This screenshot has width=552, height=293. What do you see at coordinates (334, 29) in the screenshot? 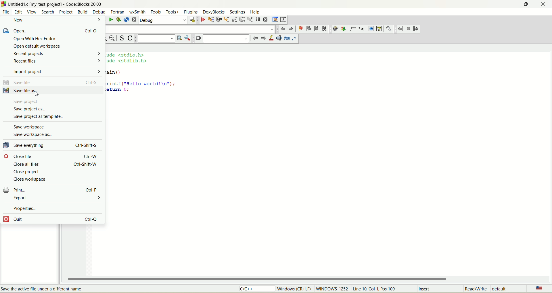
I see `doxywizard` at bounding box center [334, 29].